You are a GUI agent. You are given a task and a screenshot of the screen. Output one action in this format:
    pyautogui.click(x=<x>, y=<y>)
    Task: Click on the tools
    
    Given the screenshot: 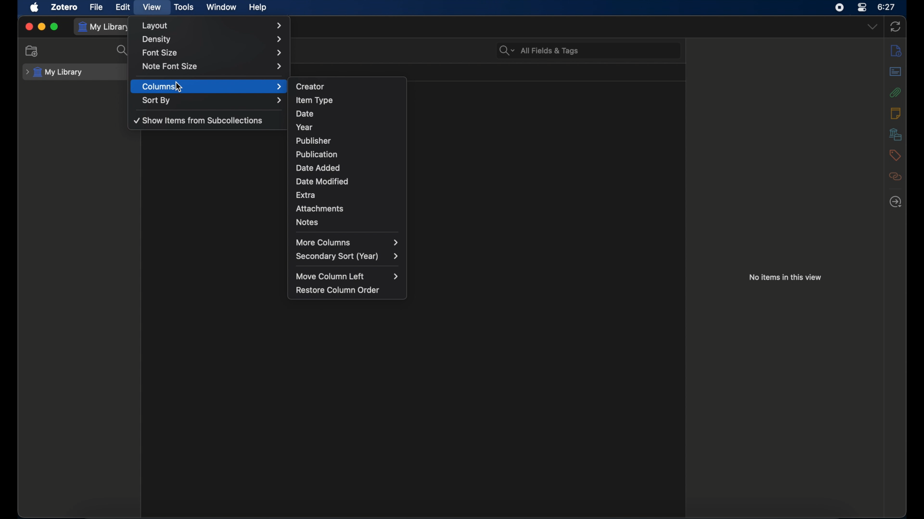 What is the action you would take?
    pyautogui.click(x=184, y=7)
    